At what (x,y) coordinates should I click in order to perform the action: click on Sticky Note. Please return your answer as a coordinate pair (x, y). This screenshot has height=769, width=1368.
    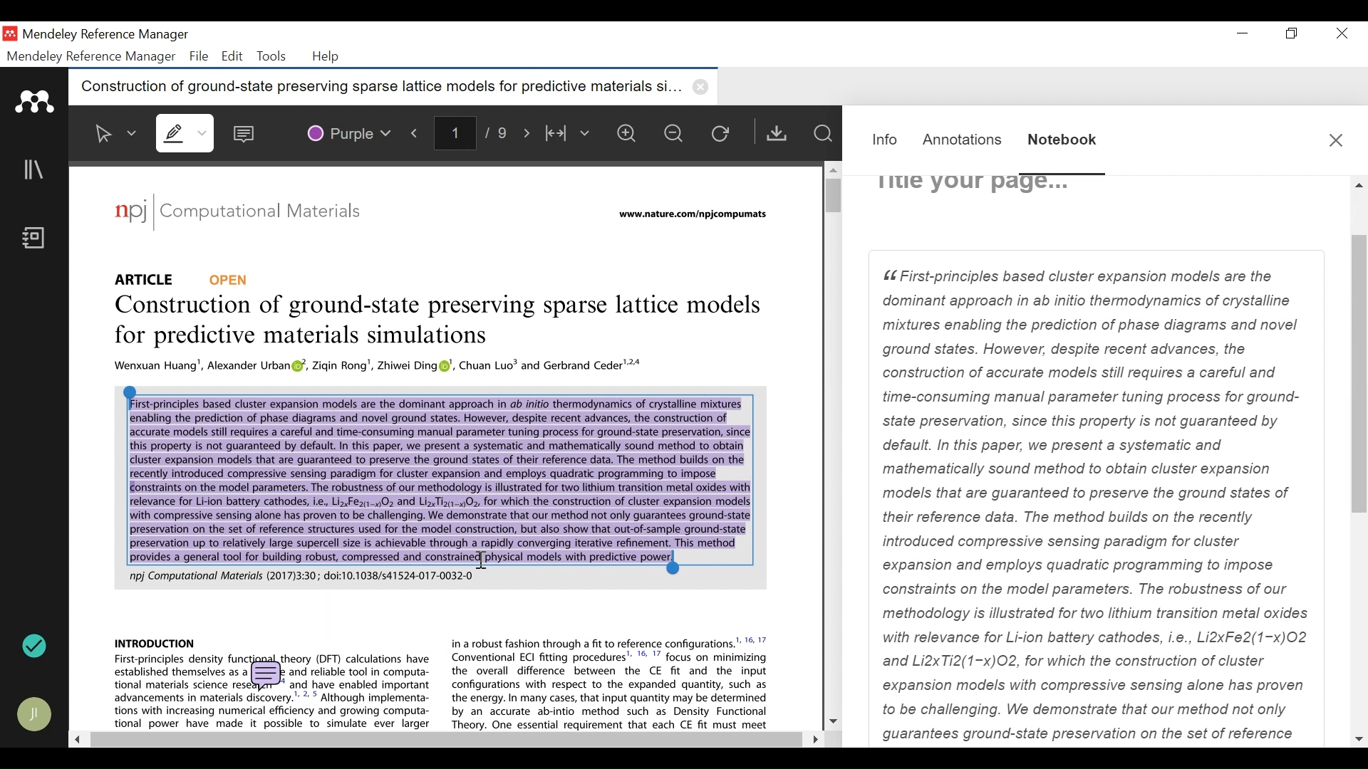
    Looking at the image, I should click on (247, 130).